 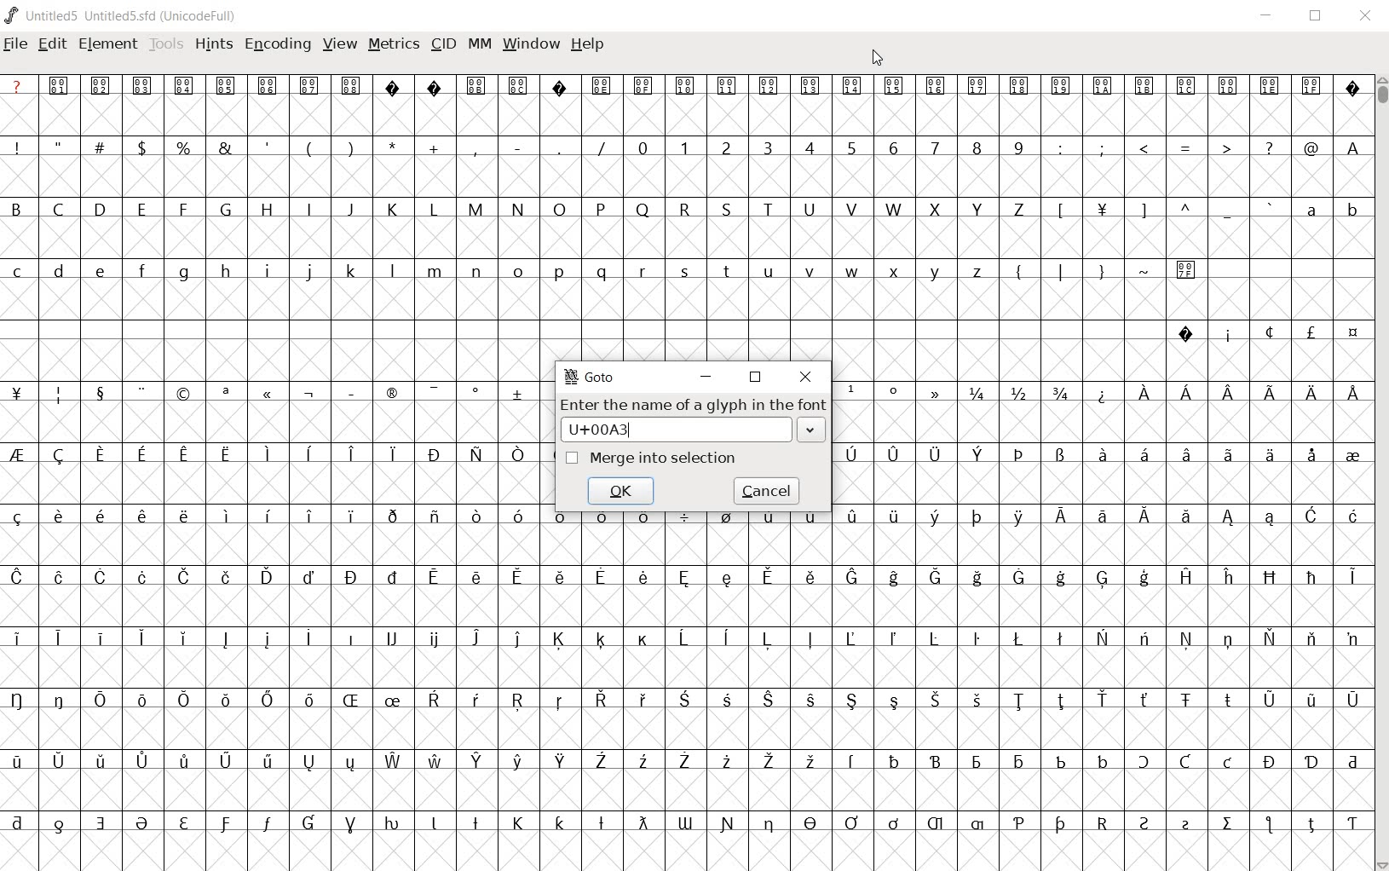 What do you see at coordinates (1269, 455) in the screenshot?
I see `Symbol` at bounding box center [1269, 455].